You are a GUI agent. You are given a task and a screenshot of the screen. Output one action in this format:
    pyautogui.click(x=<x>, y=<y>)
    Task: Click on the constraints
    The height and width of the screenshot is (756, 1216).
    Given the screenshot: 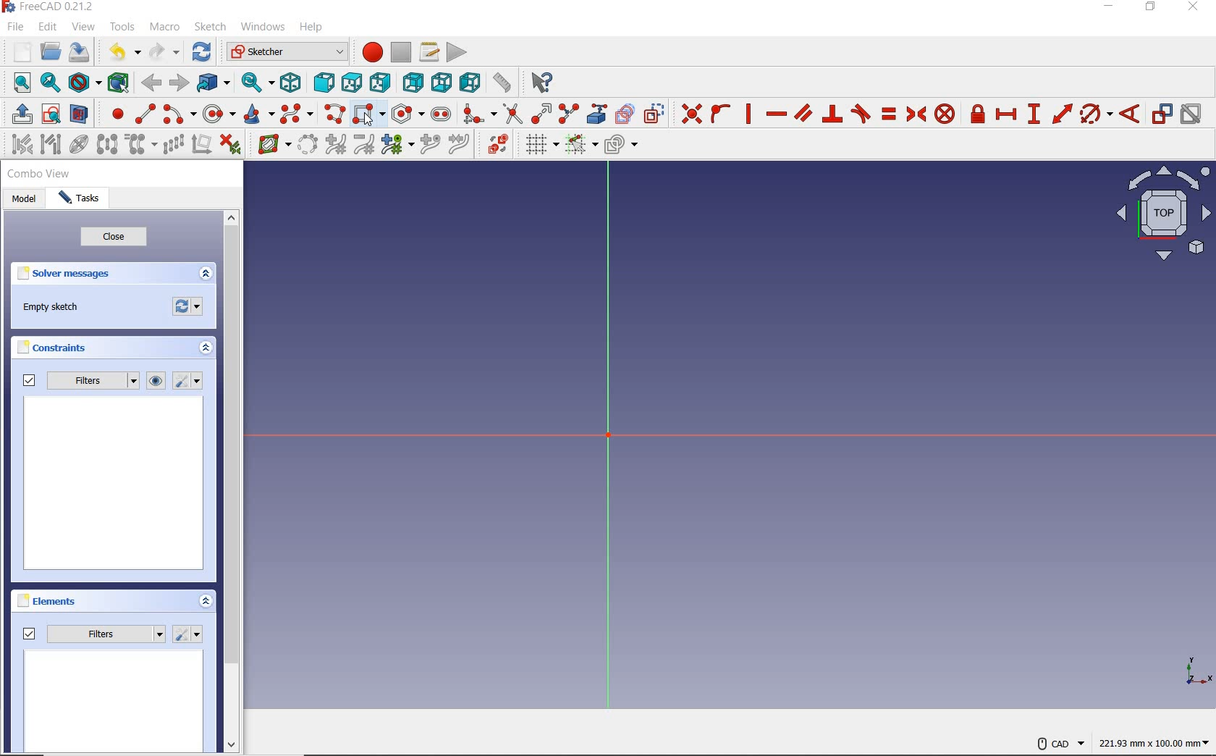 What is the action you would take?
    pyautogui.click(x=56, y=350)
    